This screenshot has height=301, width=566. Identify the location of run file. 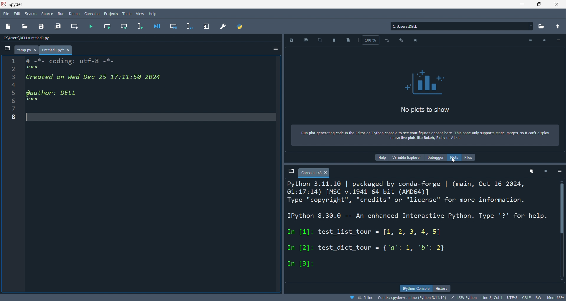
(90, 26).